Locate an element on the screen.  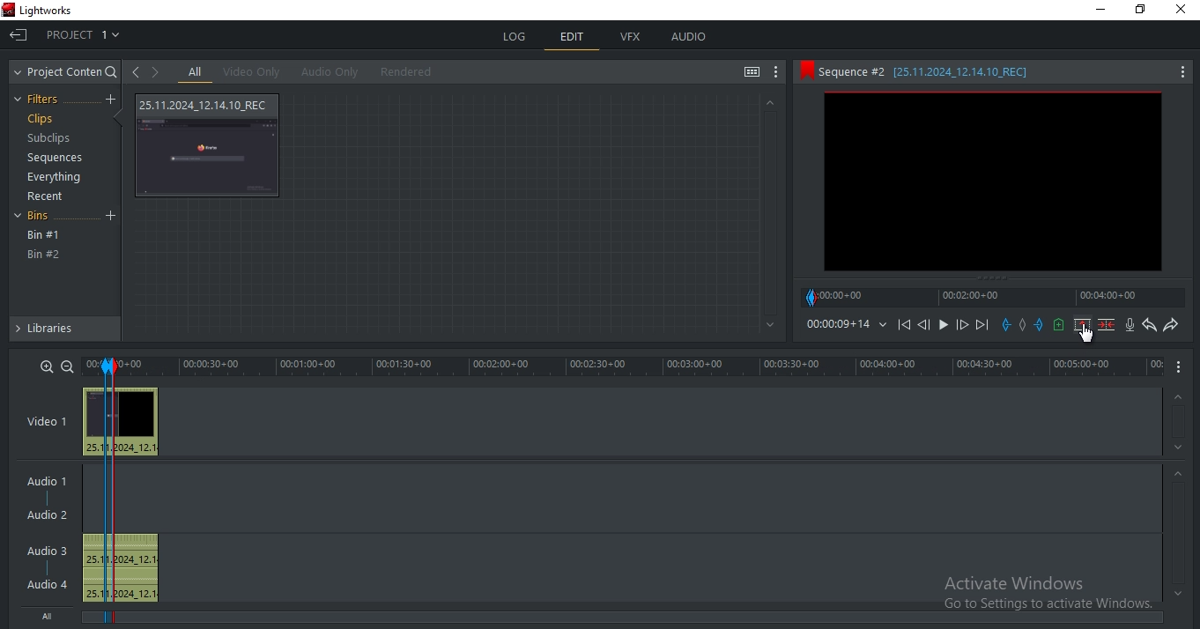
remove marked section is located at coordinates (1083, 324).